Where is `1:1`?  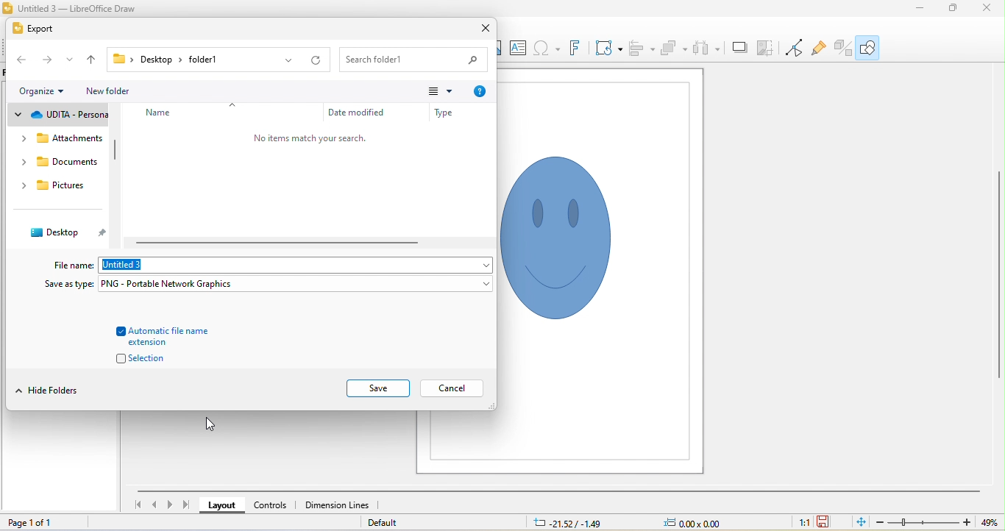
1:1 is located at coordinates (803, 521).